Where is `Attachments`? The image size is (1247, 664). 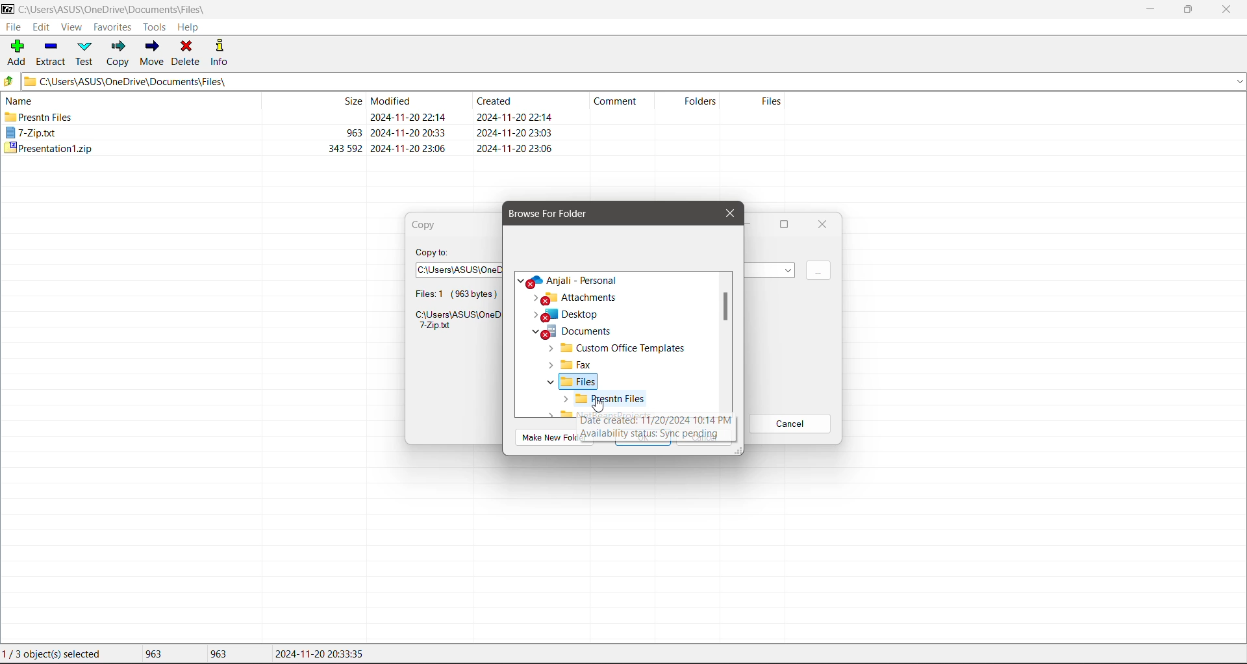
Attachments is located at coordinates (577, 298).